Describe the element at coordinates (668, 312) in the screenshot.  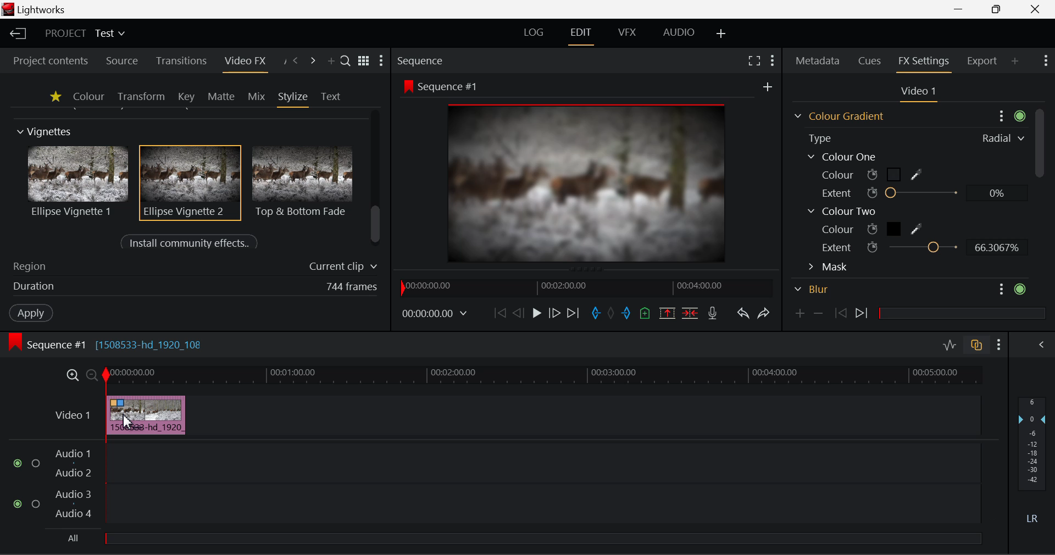
I see `Remove Marked Section` at that location.